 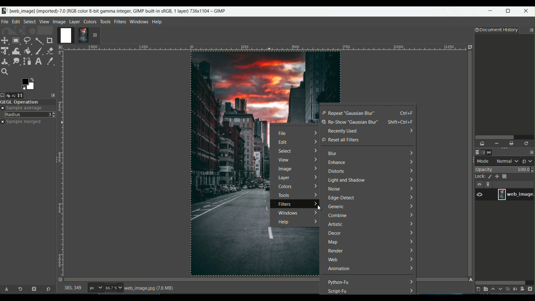 I want to click on description, so click(x=150, y=288).